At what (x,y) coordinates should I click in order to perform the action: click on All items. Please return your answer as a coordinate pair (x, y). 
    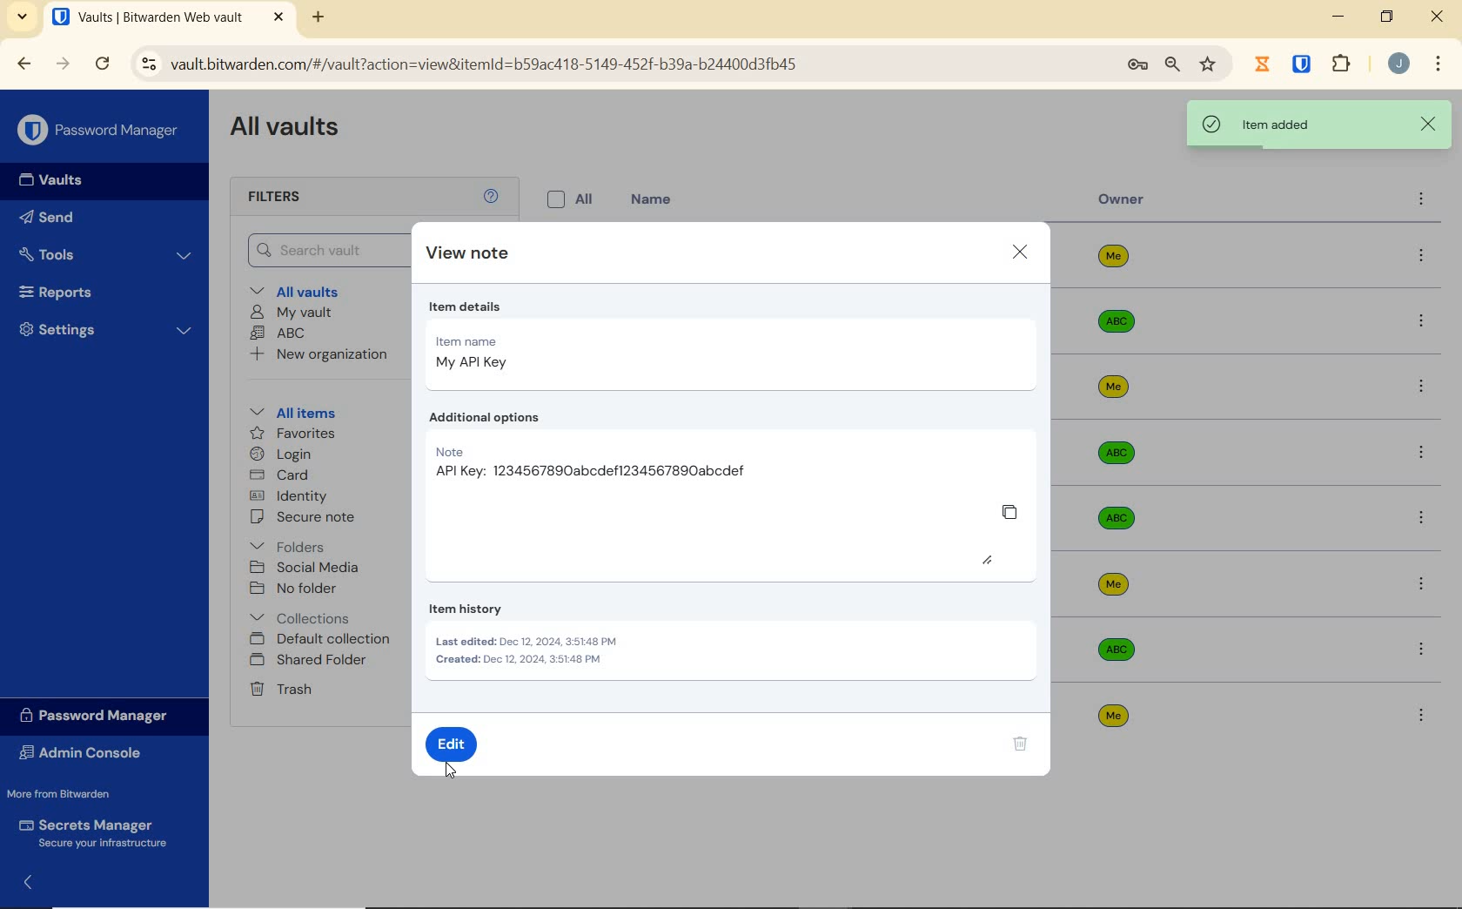
    Looking at the image, I should click on (305, 413).